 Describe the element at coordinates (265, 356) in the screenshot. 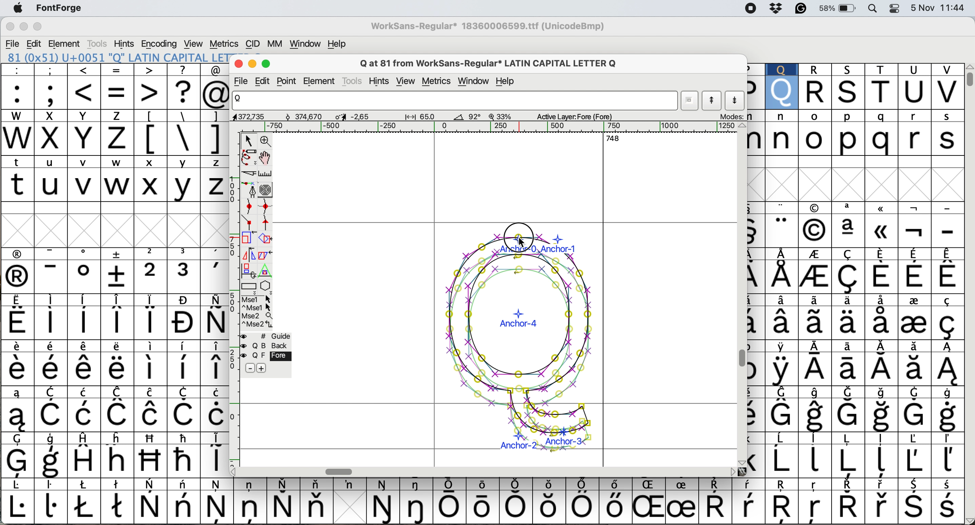

I see `fore` at that location.